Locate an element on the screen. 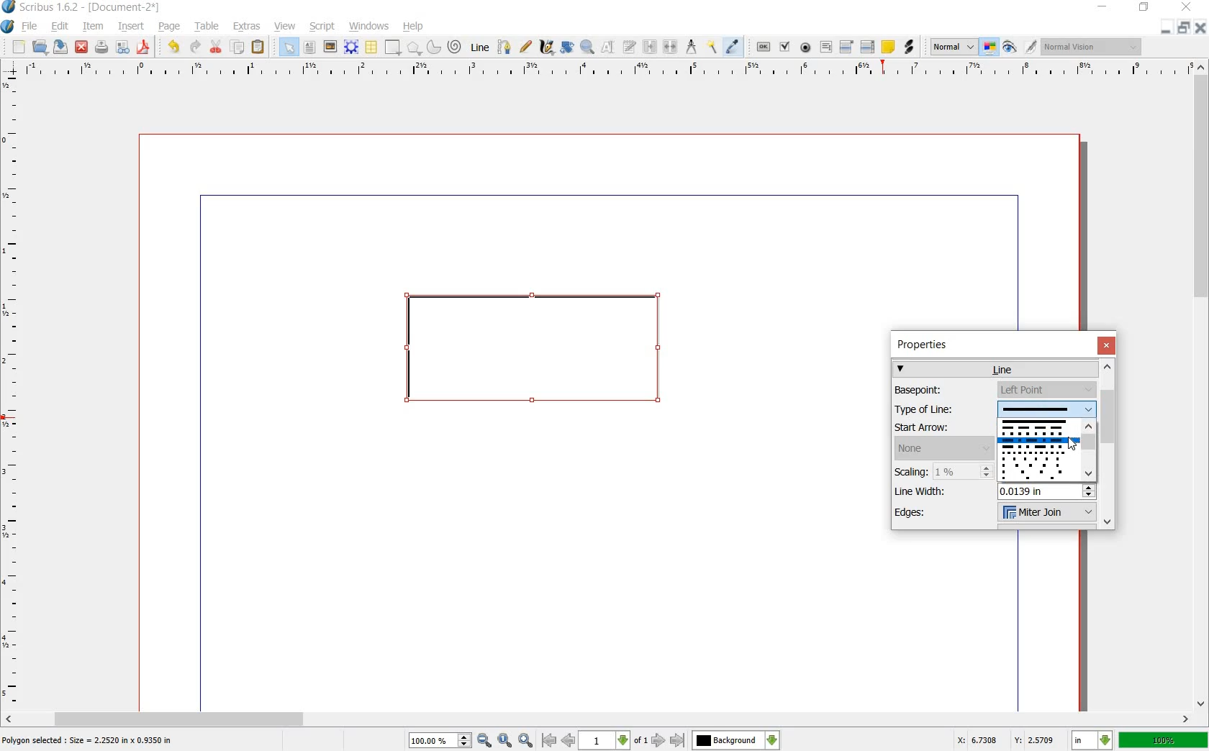 The height and width of the screenshot is (751, 1209). SPIRAL is located at coordinates (453, 47).